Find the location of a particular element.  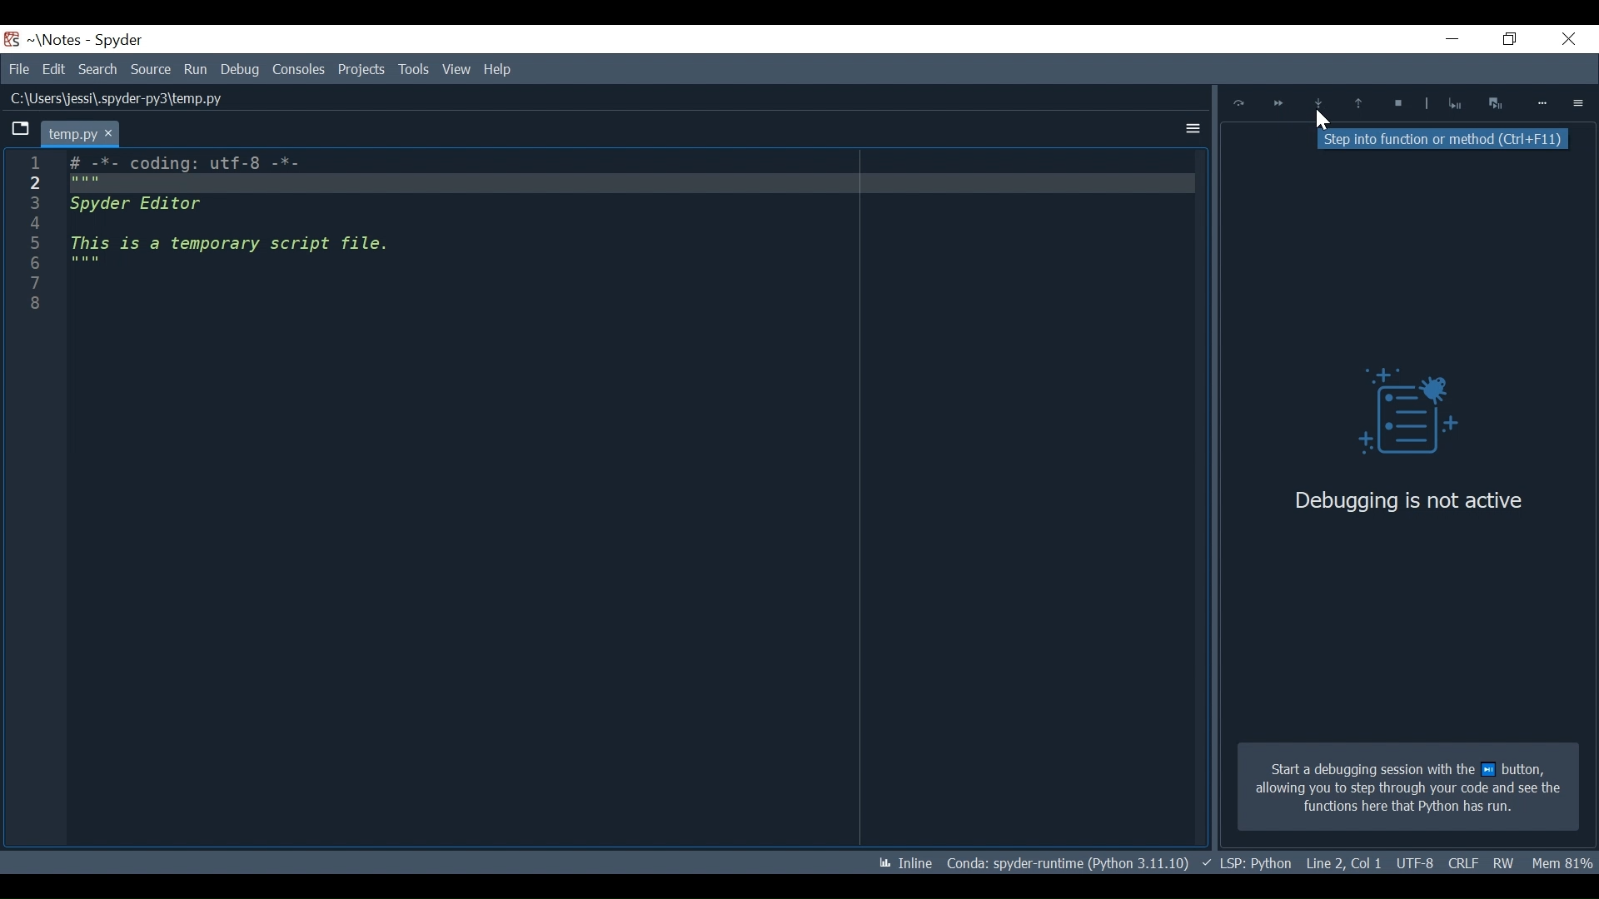

Tools is located at coordinates (363, 69).